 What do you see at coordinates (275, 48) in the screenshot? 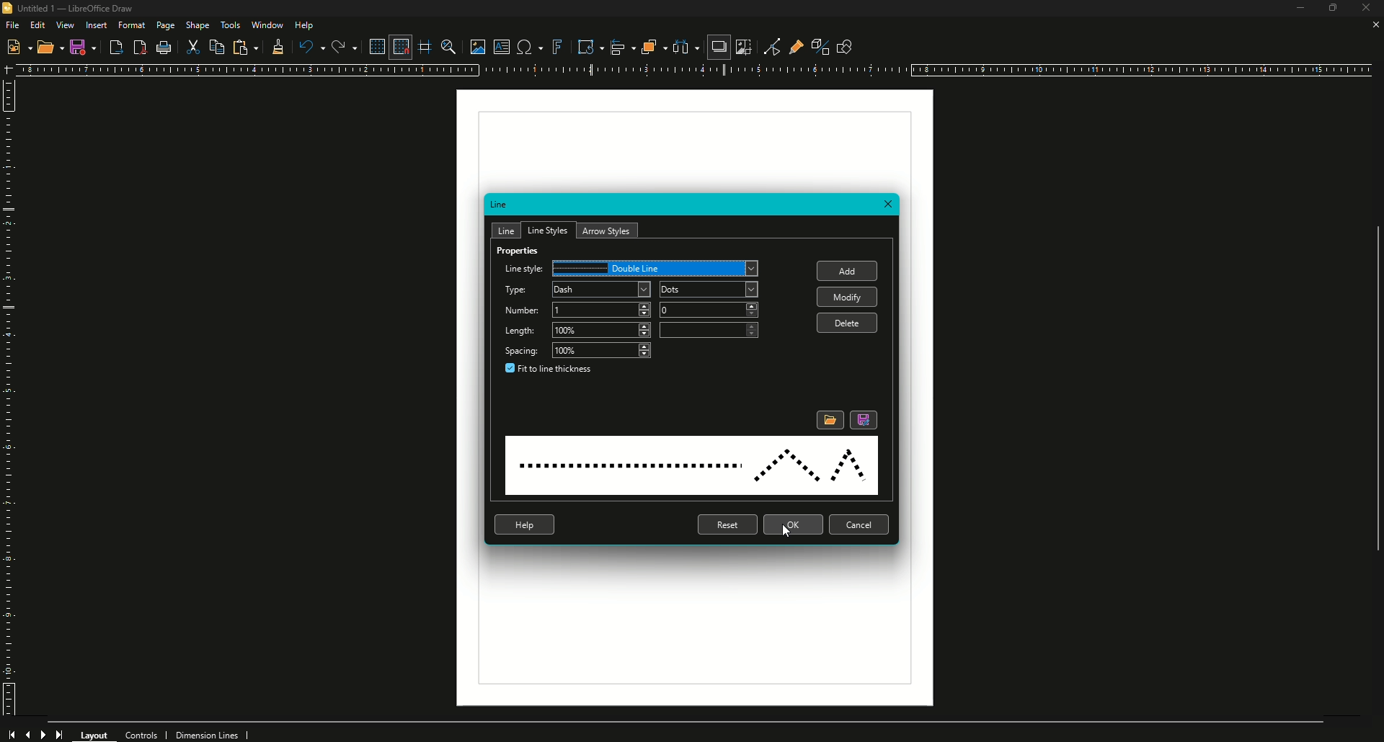
I see `Clone formatting` at bounding box center [275, 48].